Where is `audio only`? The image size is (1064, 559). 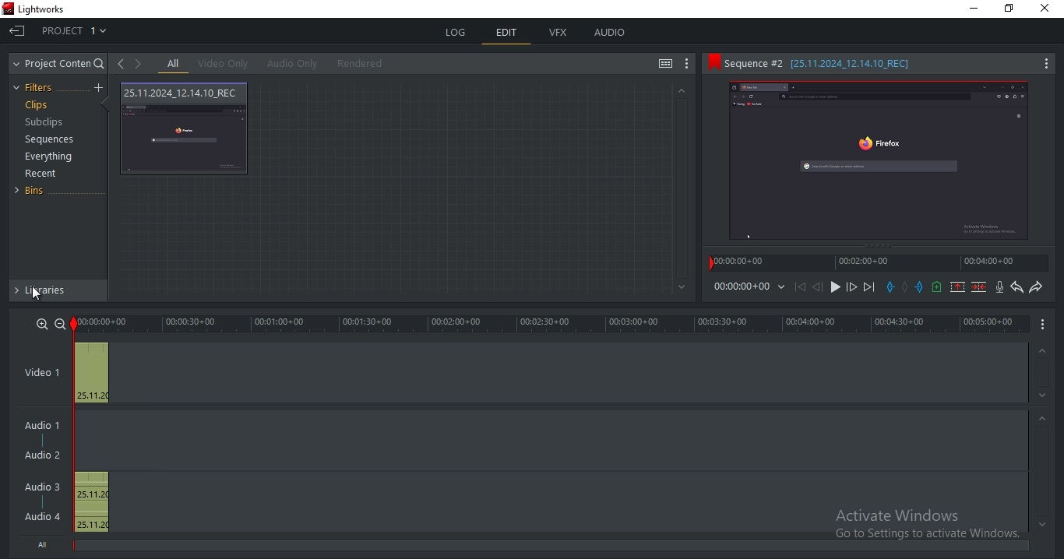
audio only is located at coordinates (294, 63).